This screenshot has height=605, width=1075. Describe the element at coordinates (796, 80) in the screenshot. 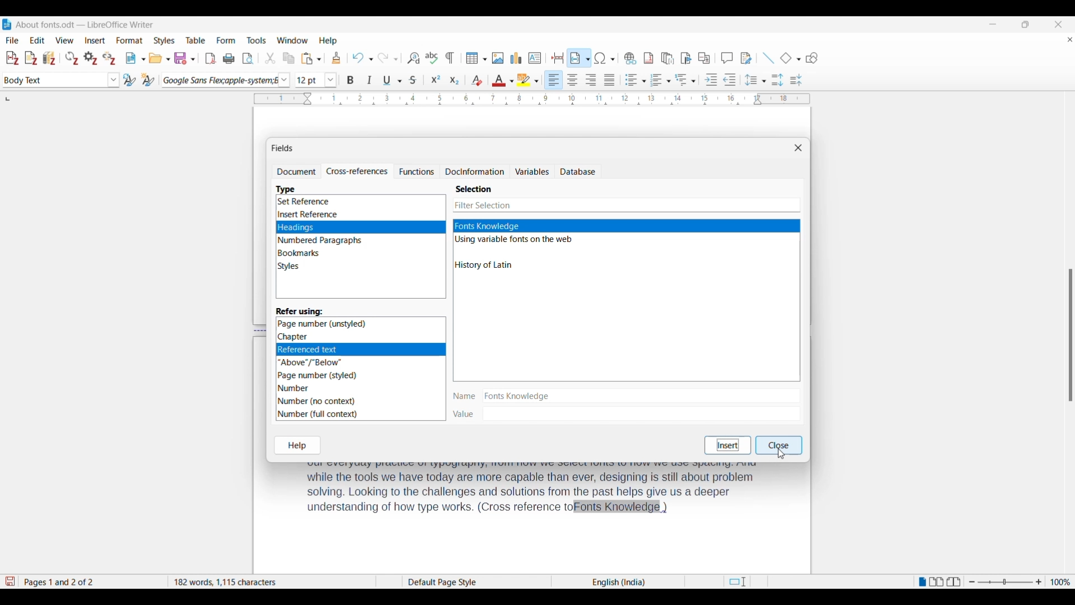

I see `Decrease paragraph spacing` at that location.